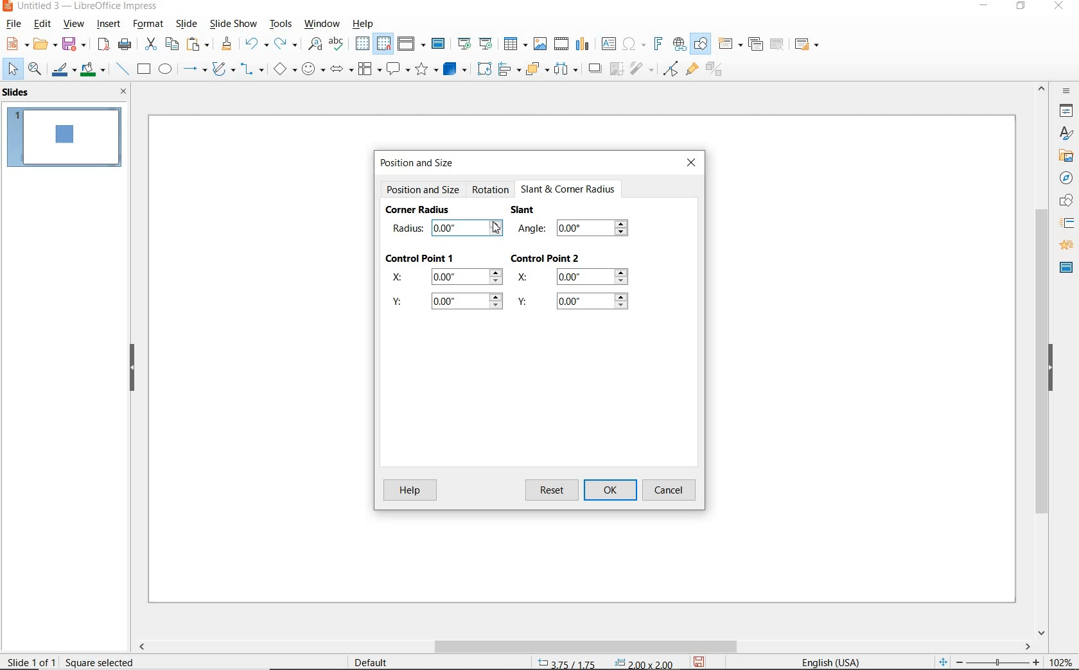 The image size is (1079, 670). I want to click on zoom factor, so click(1061, 659).